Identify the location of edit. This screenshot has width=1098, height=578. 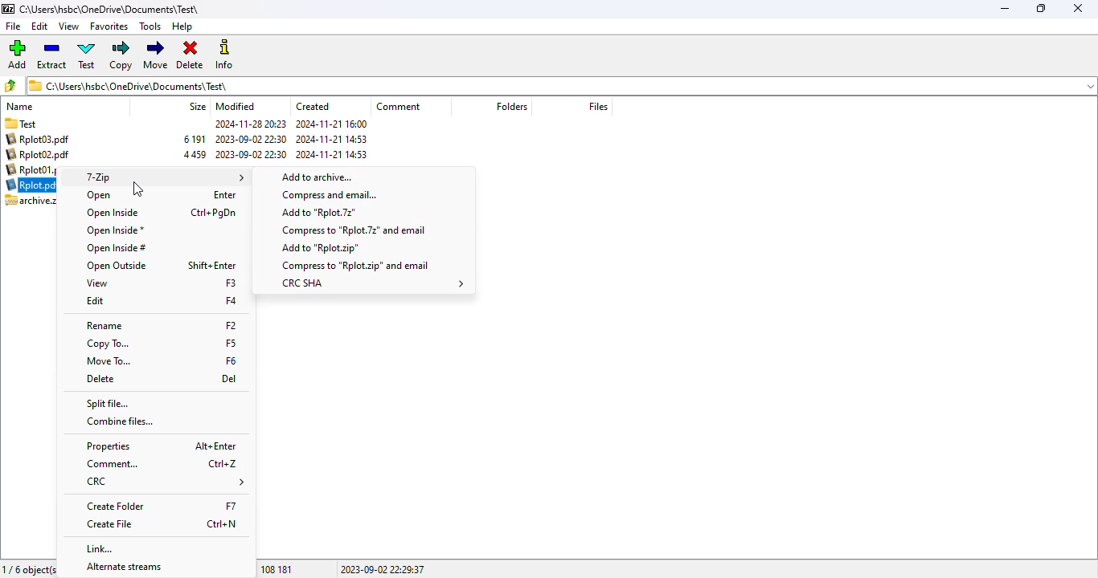
(40, 26).